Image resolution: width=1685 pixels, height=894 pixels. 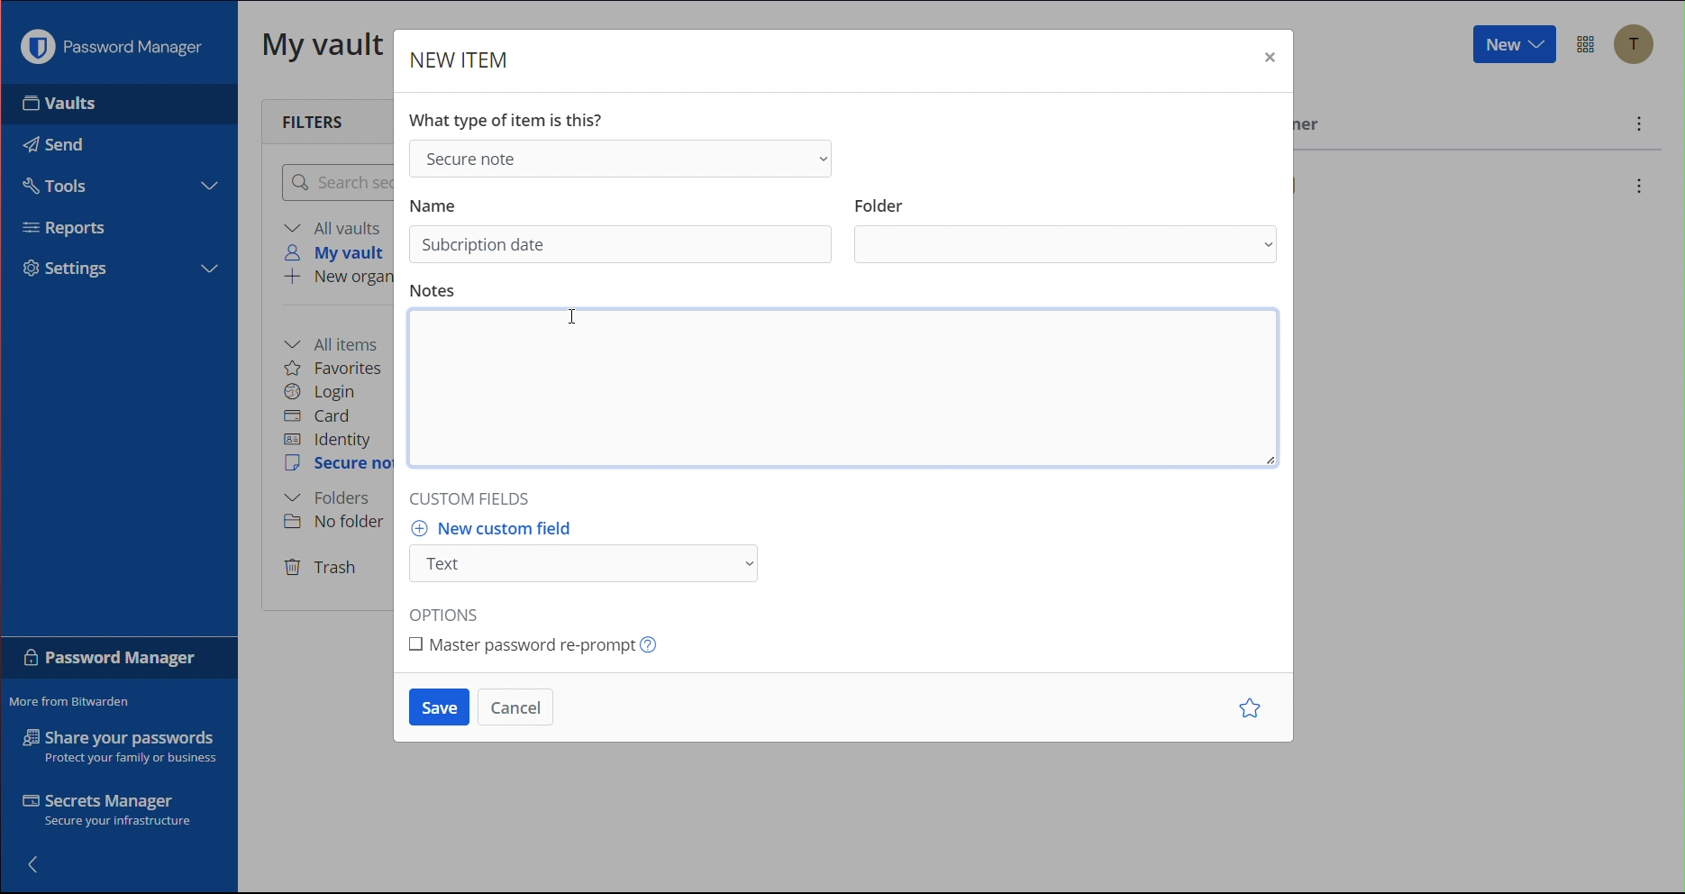 I want to click on Account, so click(x=1640, y=47).